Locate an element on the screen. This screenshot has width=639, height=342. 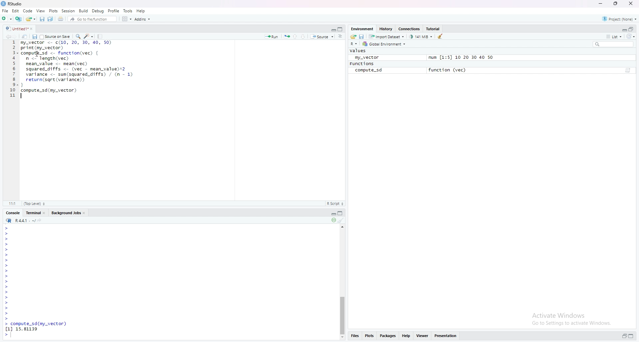
Save all open documents (Ctrl + Alt + S) is located at coordinates (51, 19).